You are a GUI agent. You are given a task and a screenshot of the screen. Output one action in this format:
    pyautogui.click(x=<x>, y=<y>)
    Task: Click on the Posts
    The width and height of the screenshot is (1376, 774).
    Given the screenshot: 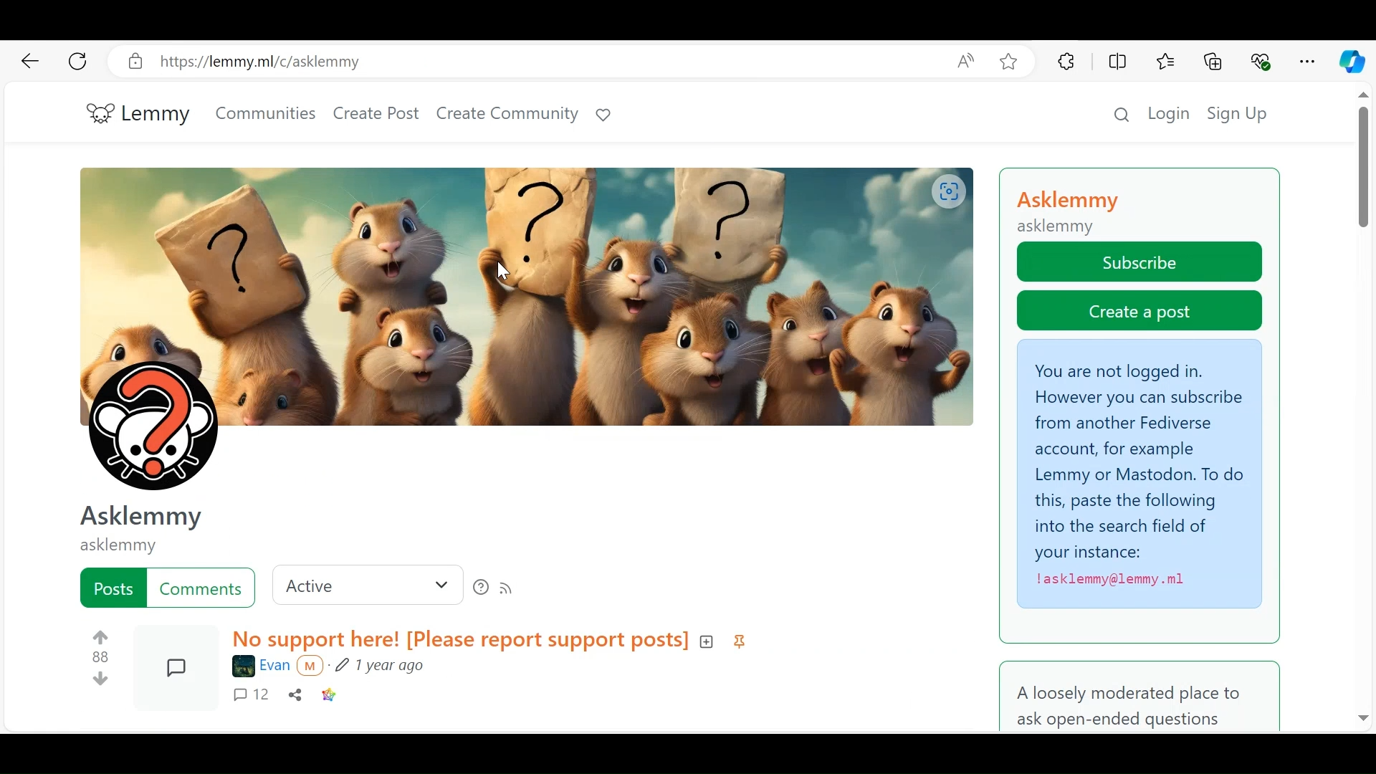 What is the action you would take?
    pyautogui.click(x=113, y=587)
    